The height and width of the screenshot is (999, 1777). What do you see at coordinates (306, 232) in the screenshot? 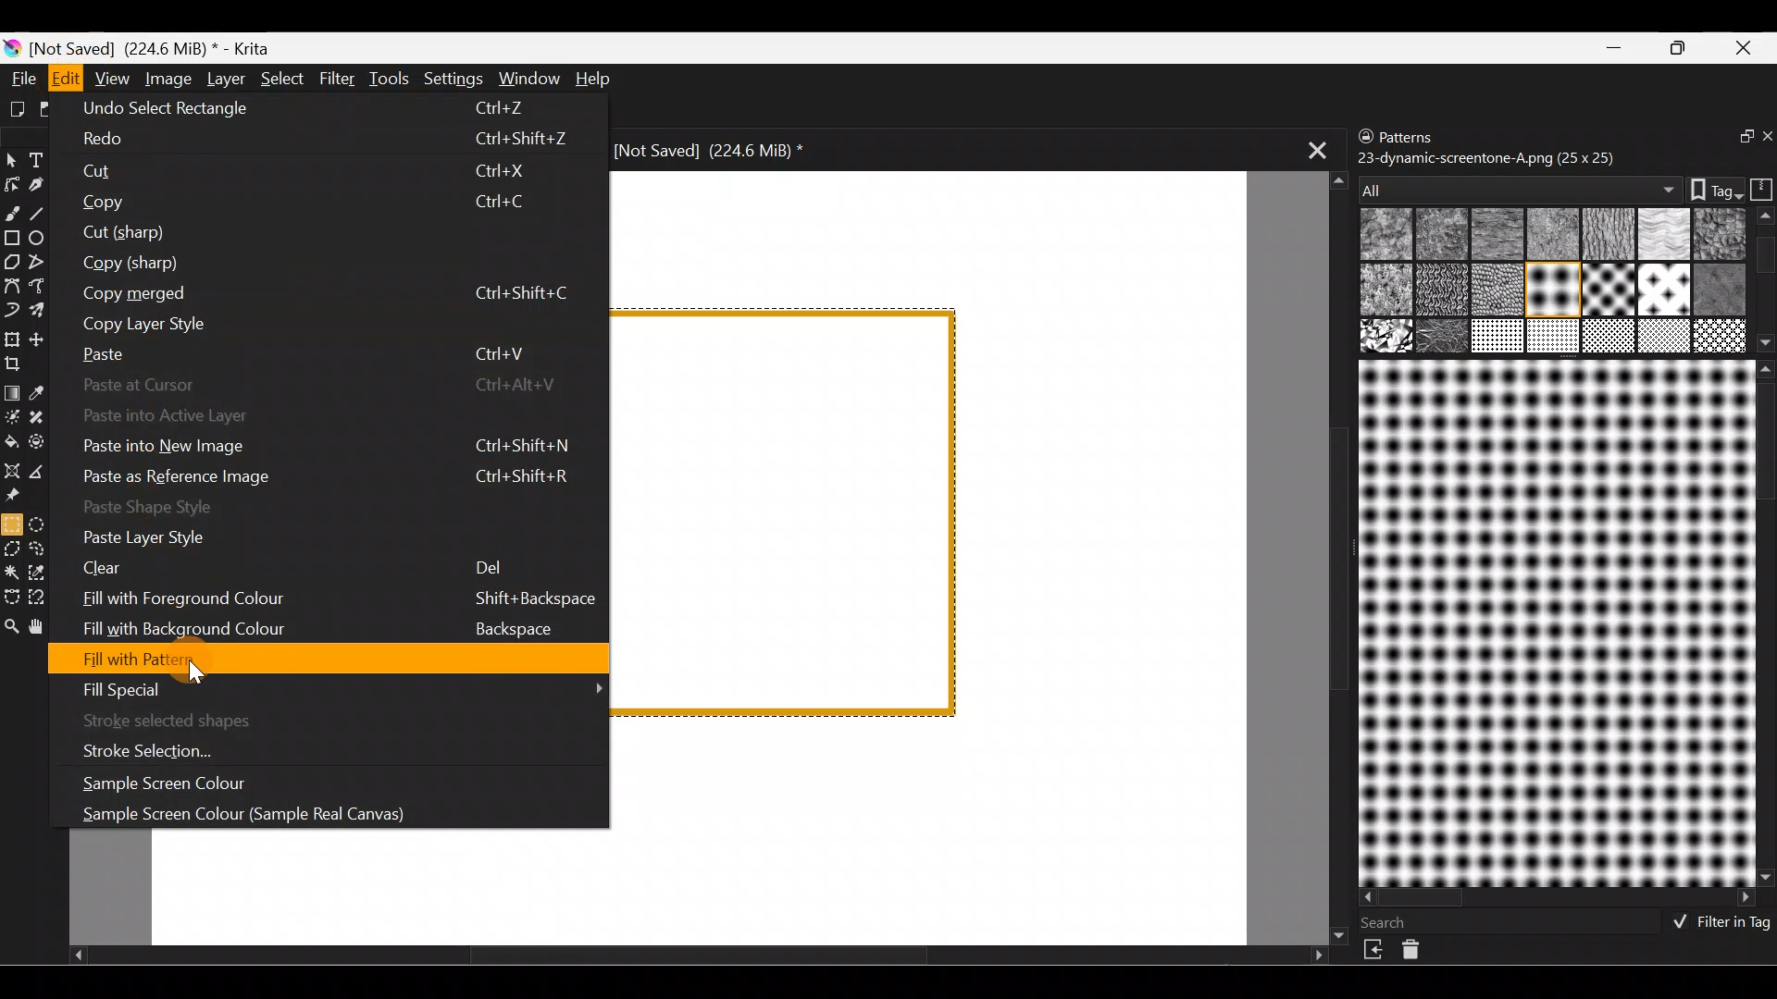
I see `Cut (sharp)` at bounding box center [306, 232].